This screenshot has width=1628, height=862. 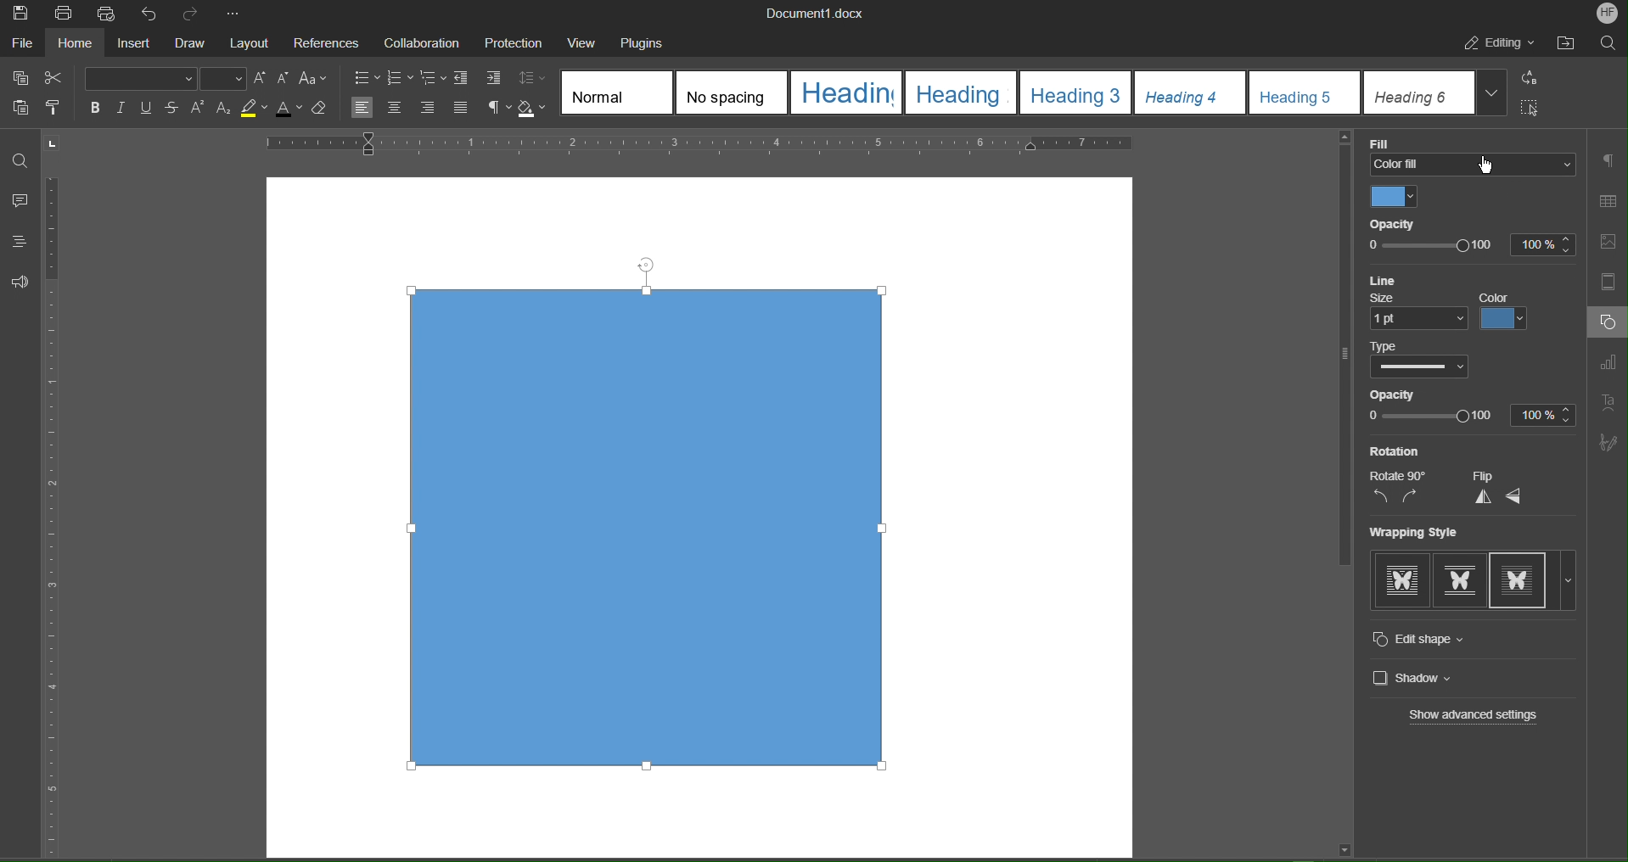 What do you see at coordinates (1613, 283) in the screenshot?
I see `Header/Footer` at bounding box center [1613, 283].